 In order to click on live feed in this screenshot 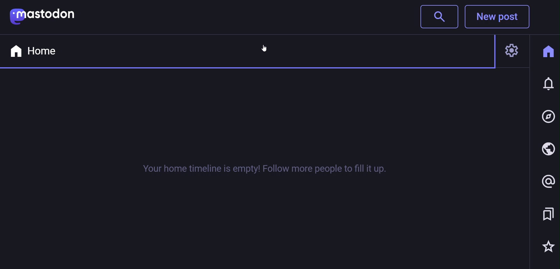, I will do `click(547, 150)`.